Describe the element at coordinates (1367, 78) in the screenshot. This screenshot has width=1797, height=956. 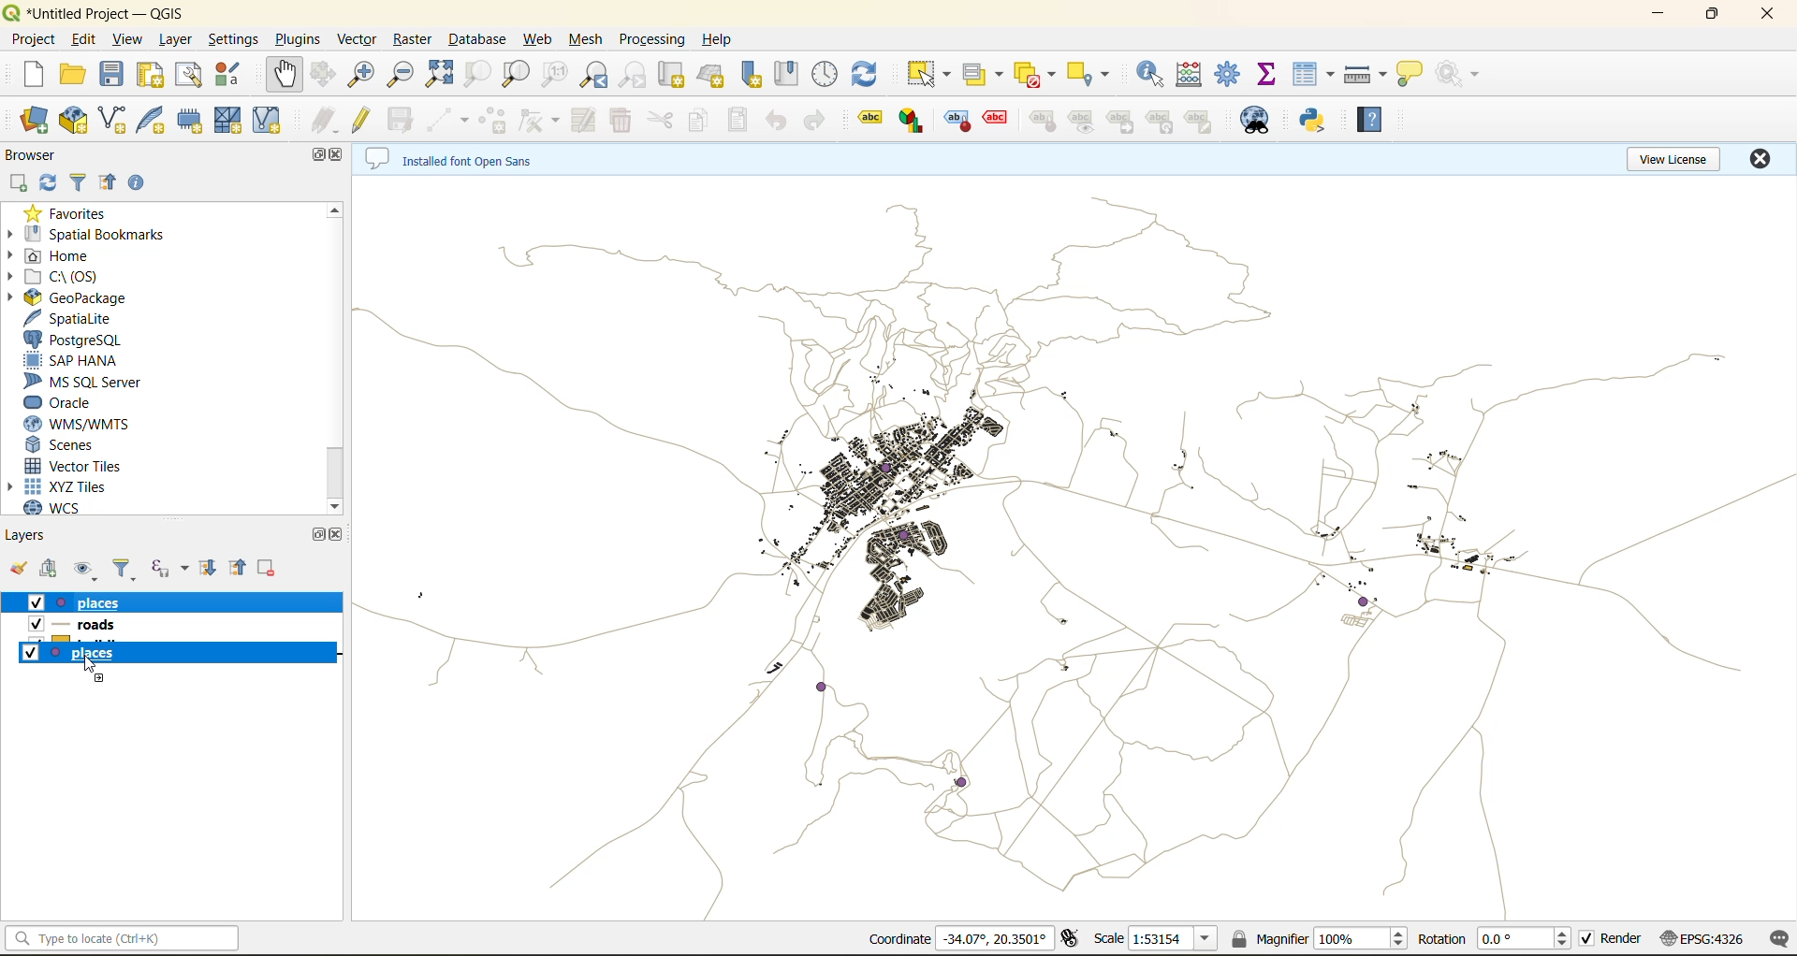
I see `measure line` at that location.